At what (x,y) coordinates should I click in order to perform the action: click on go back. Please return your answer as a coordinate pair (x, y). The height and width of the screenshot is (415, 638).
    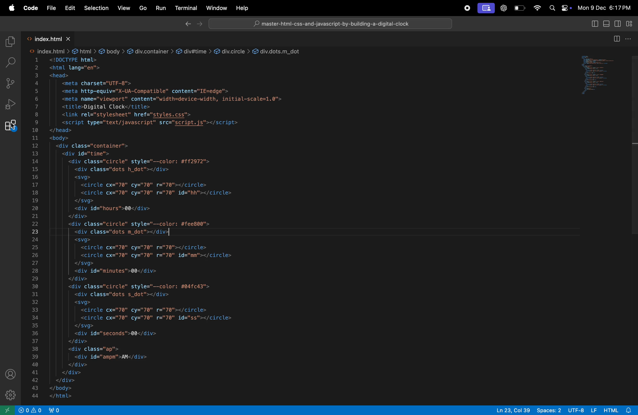
    Looking at the image, I should click on (7, 410).